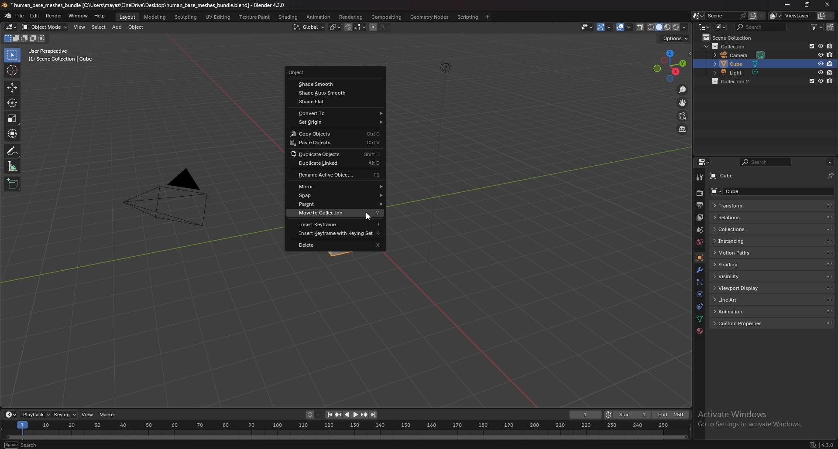 This screenshot has height=449, width=838. Describe the element at coordinates (820, 72) in the screenshot. I see `hide in viewport` at that location.